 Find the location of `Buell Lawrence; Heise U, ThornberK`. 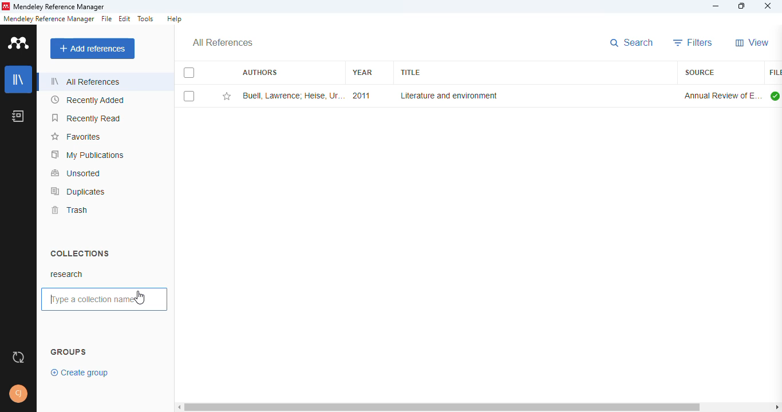

Buell Lawrence; Heise U, ThornberK is located at coordinates (293, 96).